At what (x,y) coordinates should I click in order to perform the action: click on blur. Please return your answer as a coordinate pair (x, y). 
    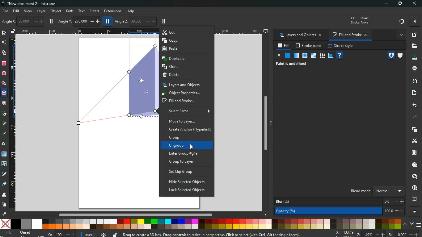
    Looking at the image, I should click on (340, 201).